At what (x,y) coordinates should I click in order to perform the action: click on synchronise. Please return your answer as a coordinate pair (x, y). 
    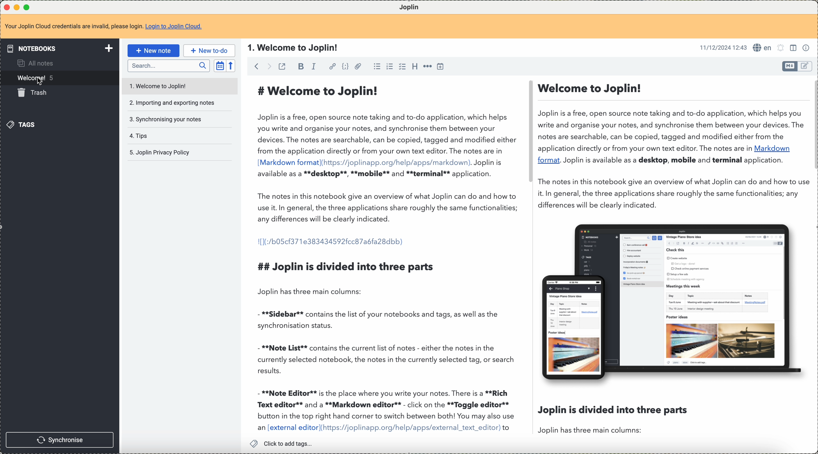
    Looking at the image, I should click on (60, 439).